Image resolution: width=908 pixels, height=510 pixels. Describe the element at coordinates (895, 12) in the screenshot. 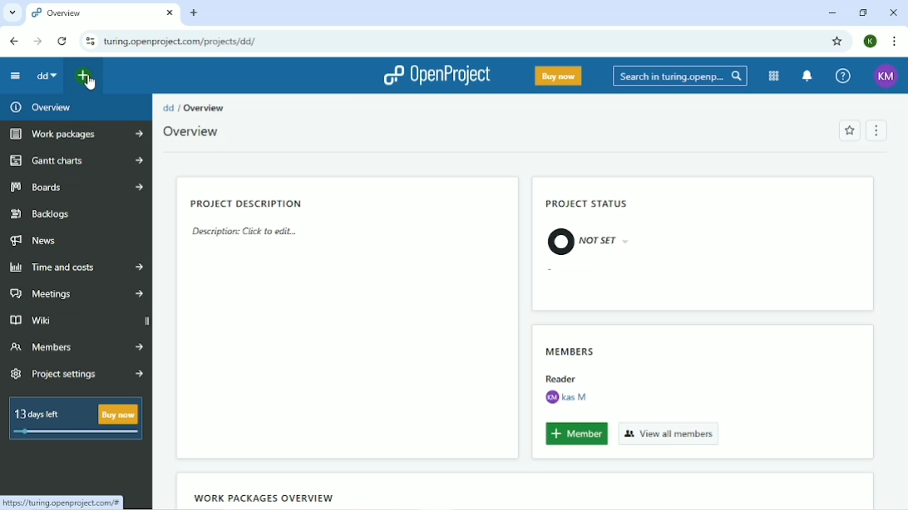

I see `Close` at that location.